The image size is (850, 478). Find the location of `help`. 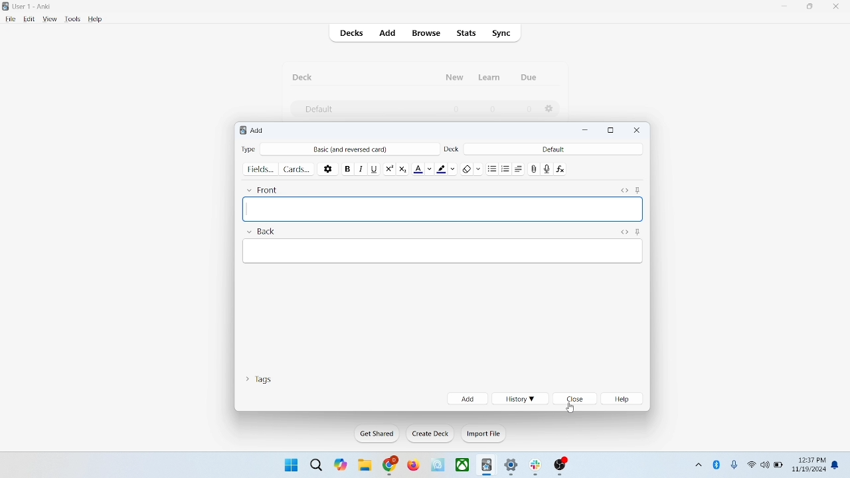

help is located at coordinates (96, 20).